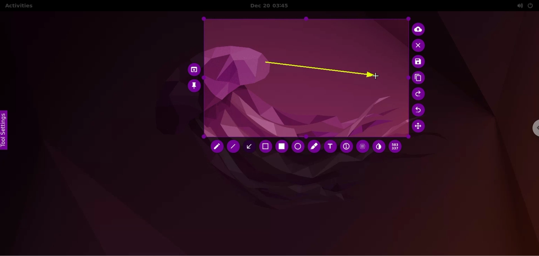  I want to click on cursor, so click(380, 77).